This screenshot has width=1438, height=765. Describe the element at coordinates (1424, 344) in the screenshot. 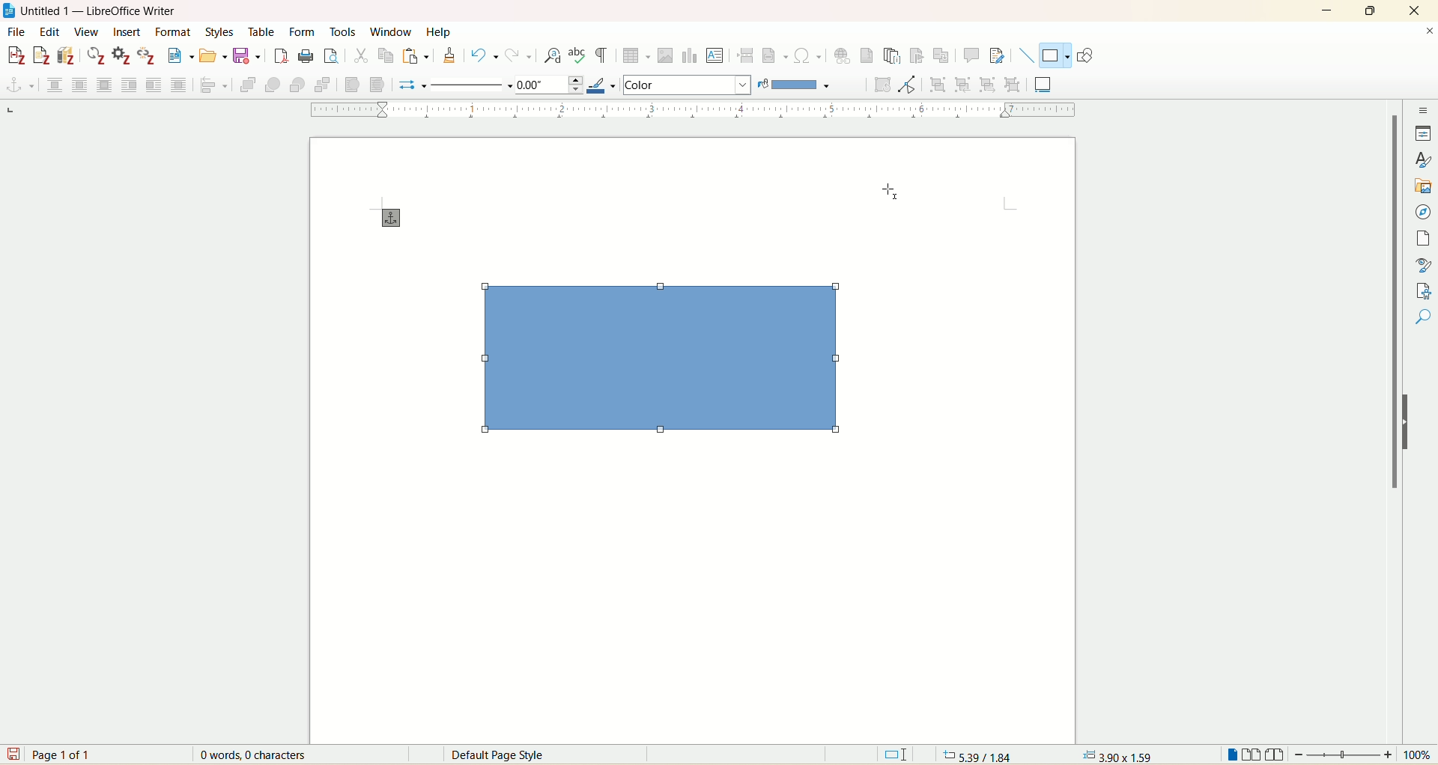

I see `find` at that location.